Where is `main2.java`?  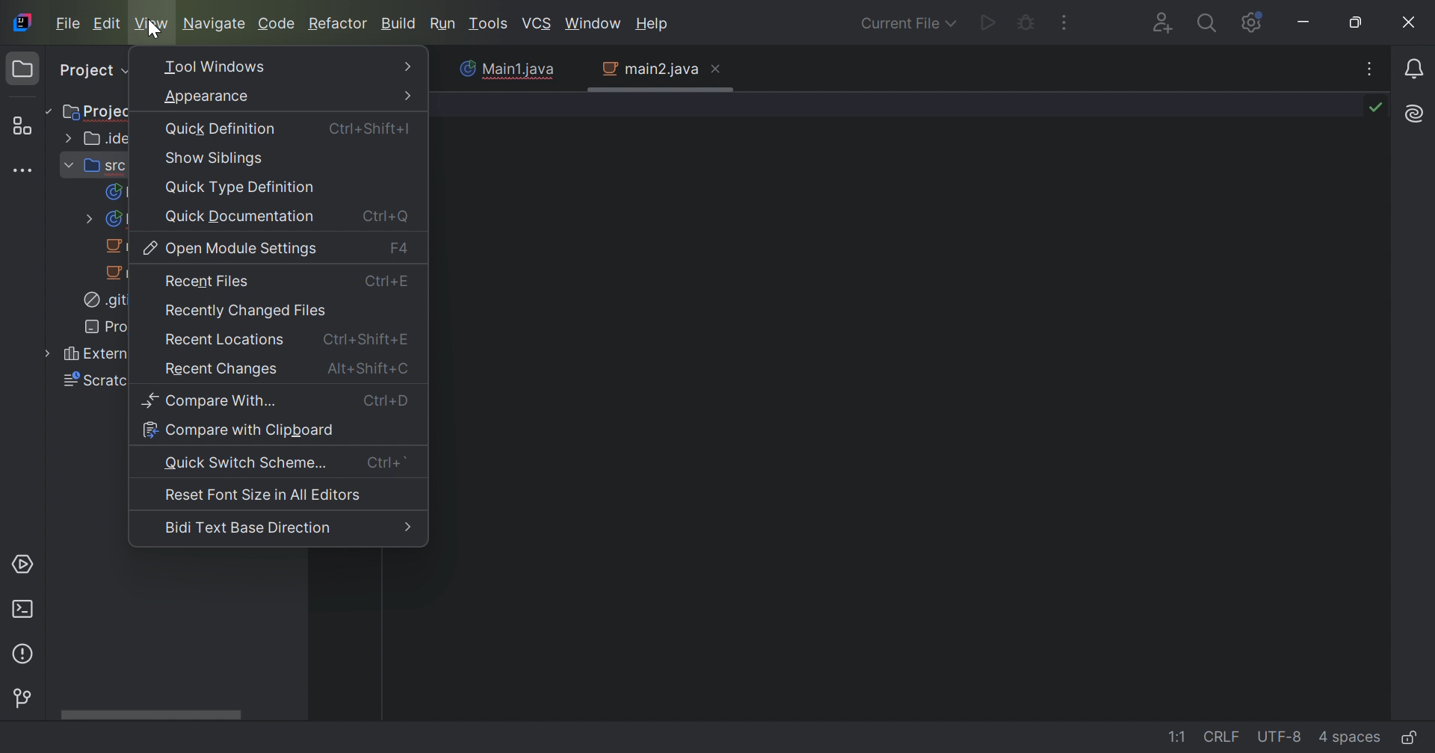 main2.java is located at coordinates (117, 247).